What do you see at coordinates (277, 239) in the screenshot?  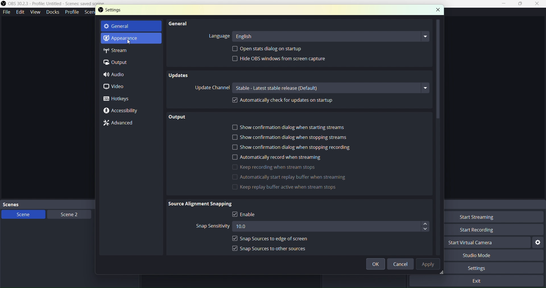 I see `Snap SOurces  to edge of screen` at bounding box center [277, 239].